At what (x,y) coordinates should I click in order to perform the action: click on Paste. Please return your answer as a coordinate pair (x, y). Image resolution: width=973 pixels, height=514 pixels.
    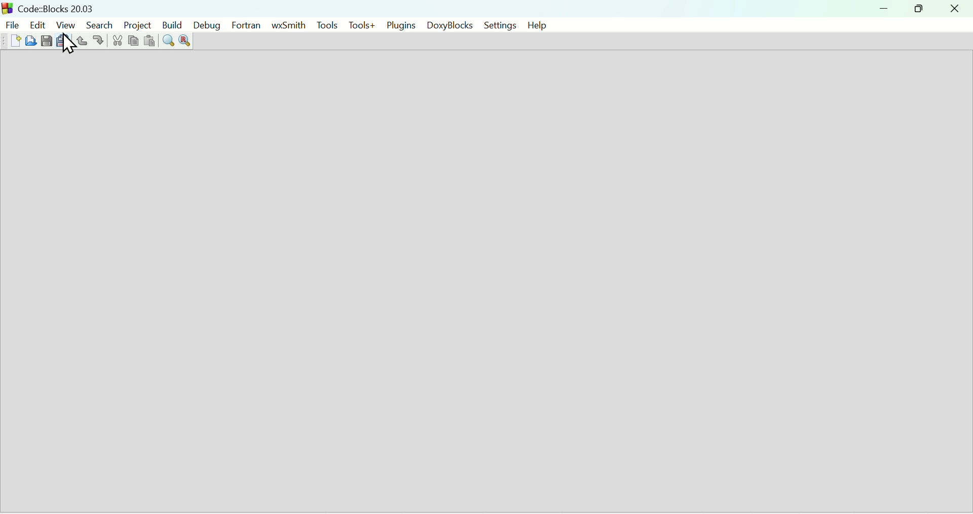
    Looking at the image, I should click on (148, 42).